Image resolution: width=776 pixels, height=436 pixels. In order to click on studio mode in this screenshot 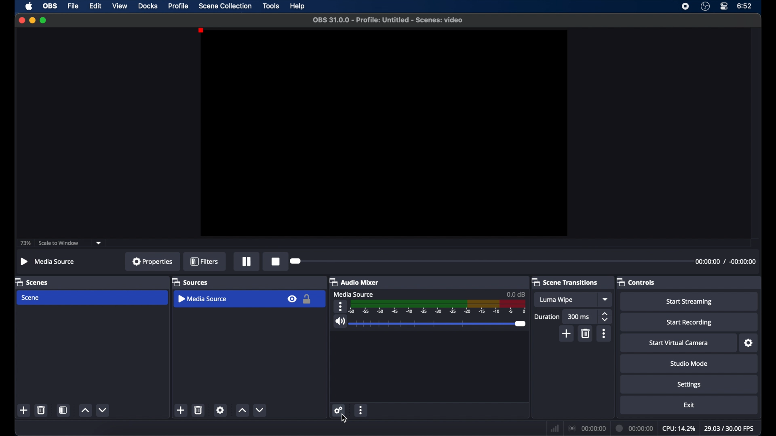, I will do `click(689, 364)`.